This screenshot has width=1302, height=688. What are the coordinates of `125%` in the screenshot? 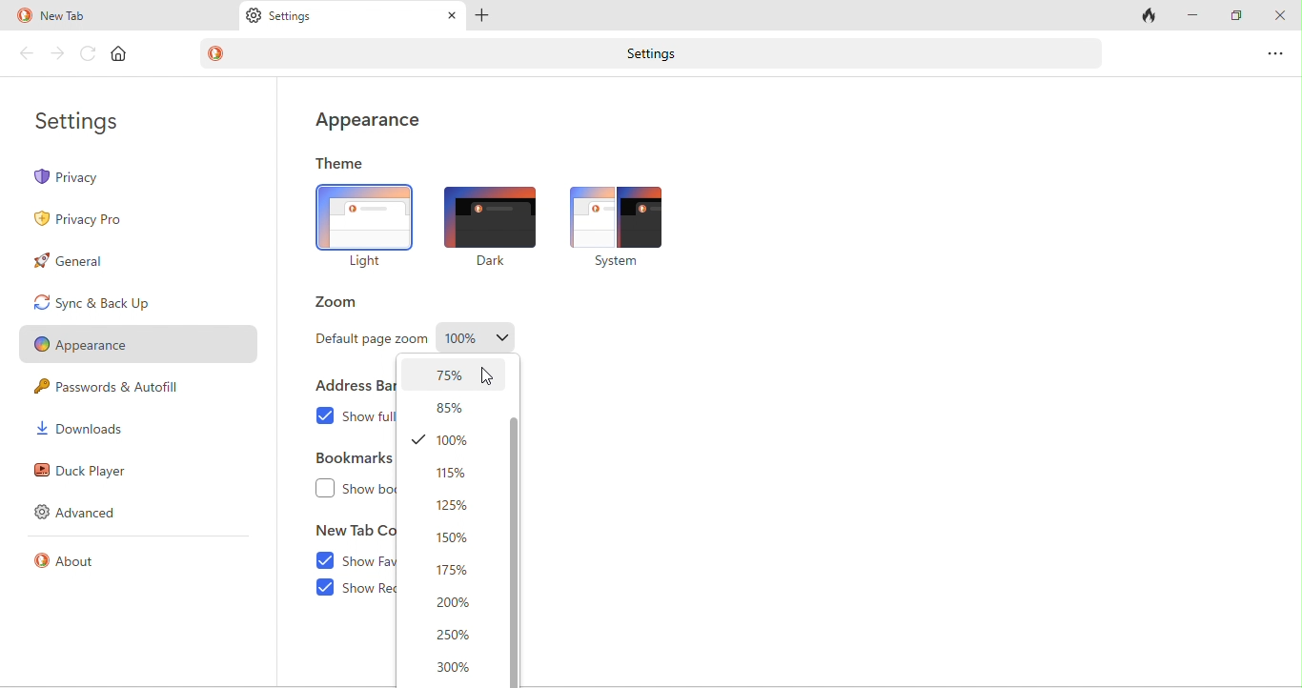 It's located at (449, 504).